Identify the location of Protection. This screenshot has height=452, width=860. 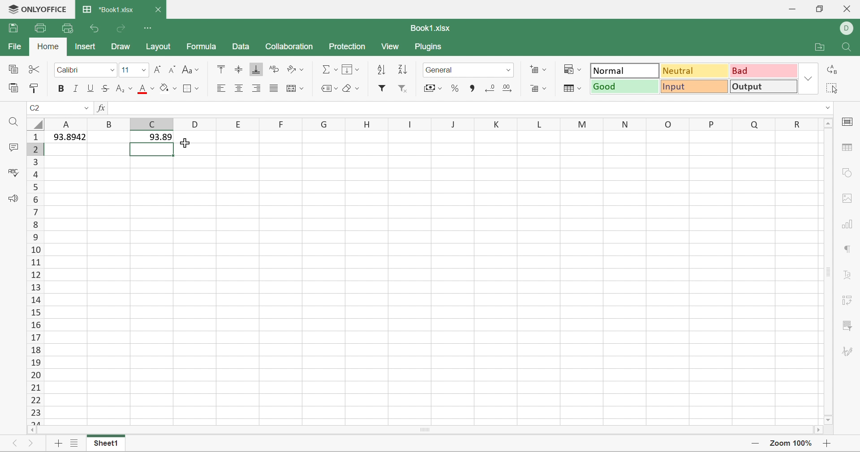
(348, 46).